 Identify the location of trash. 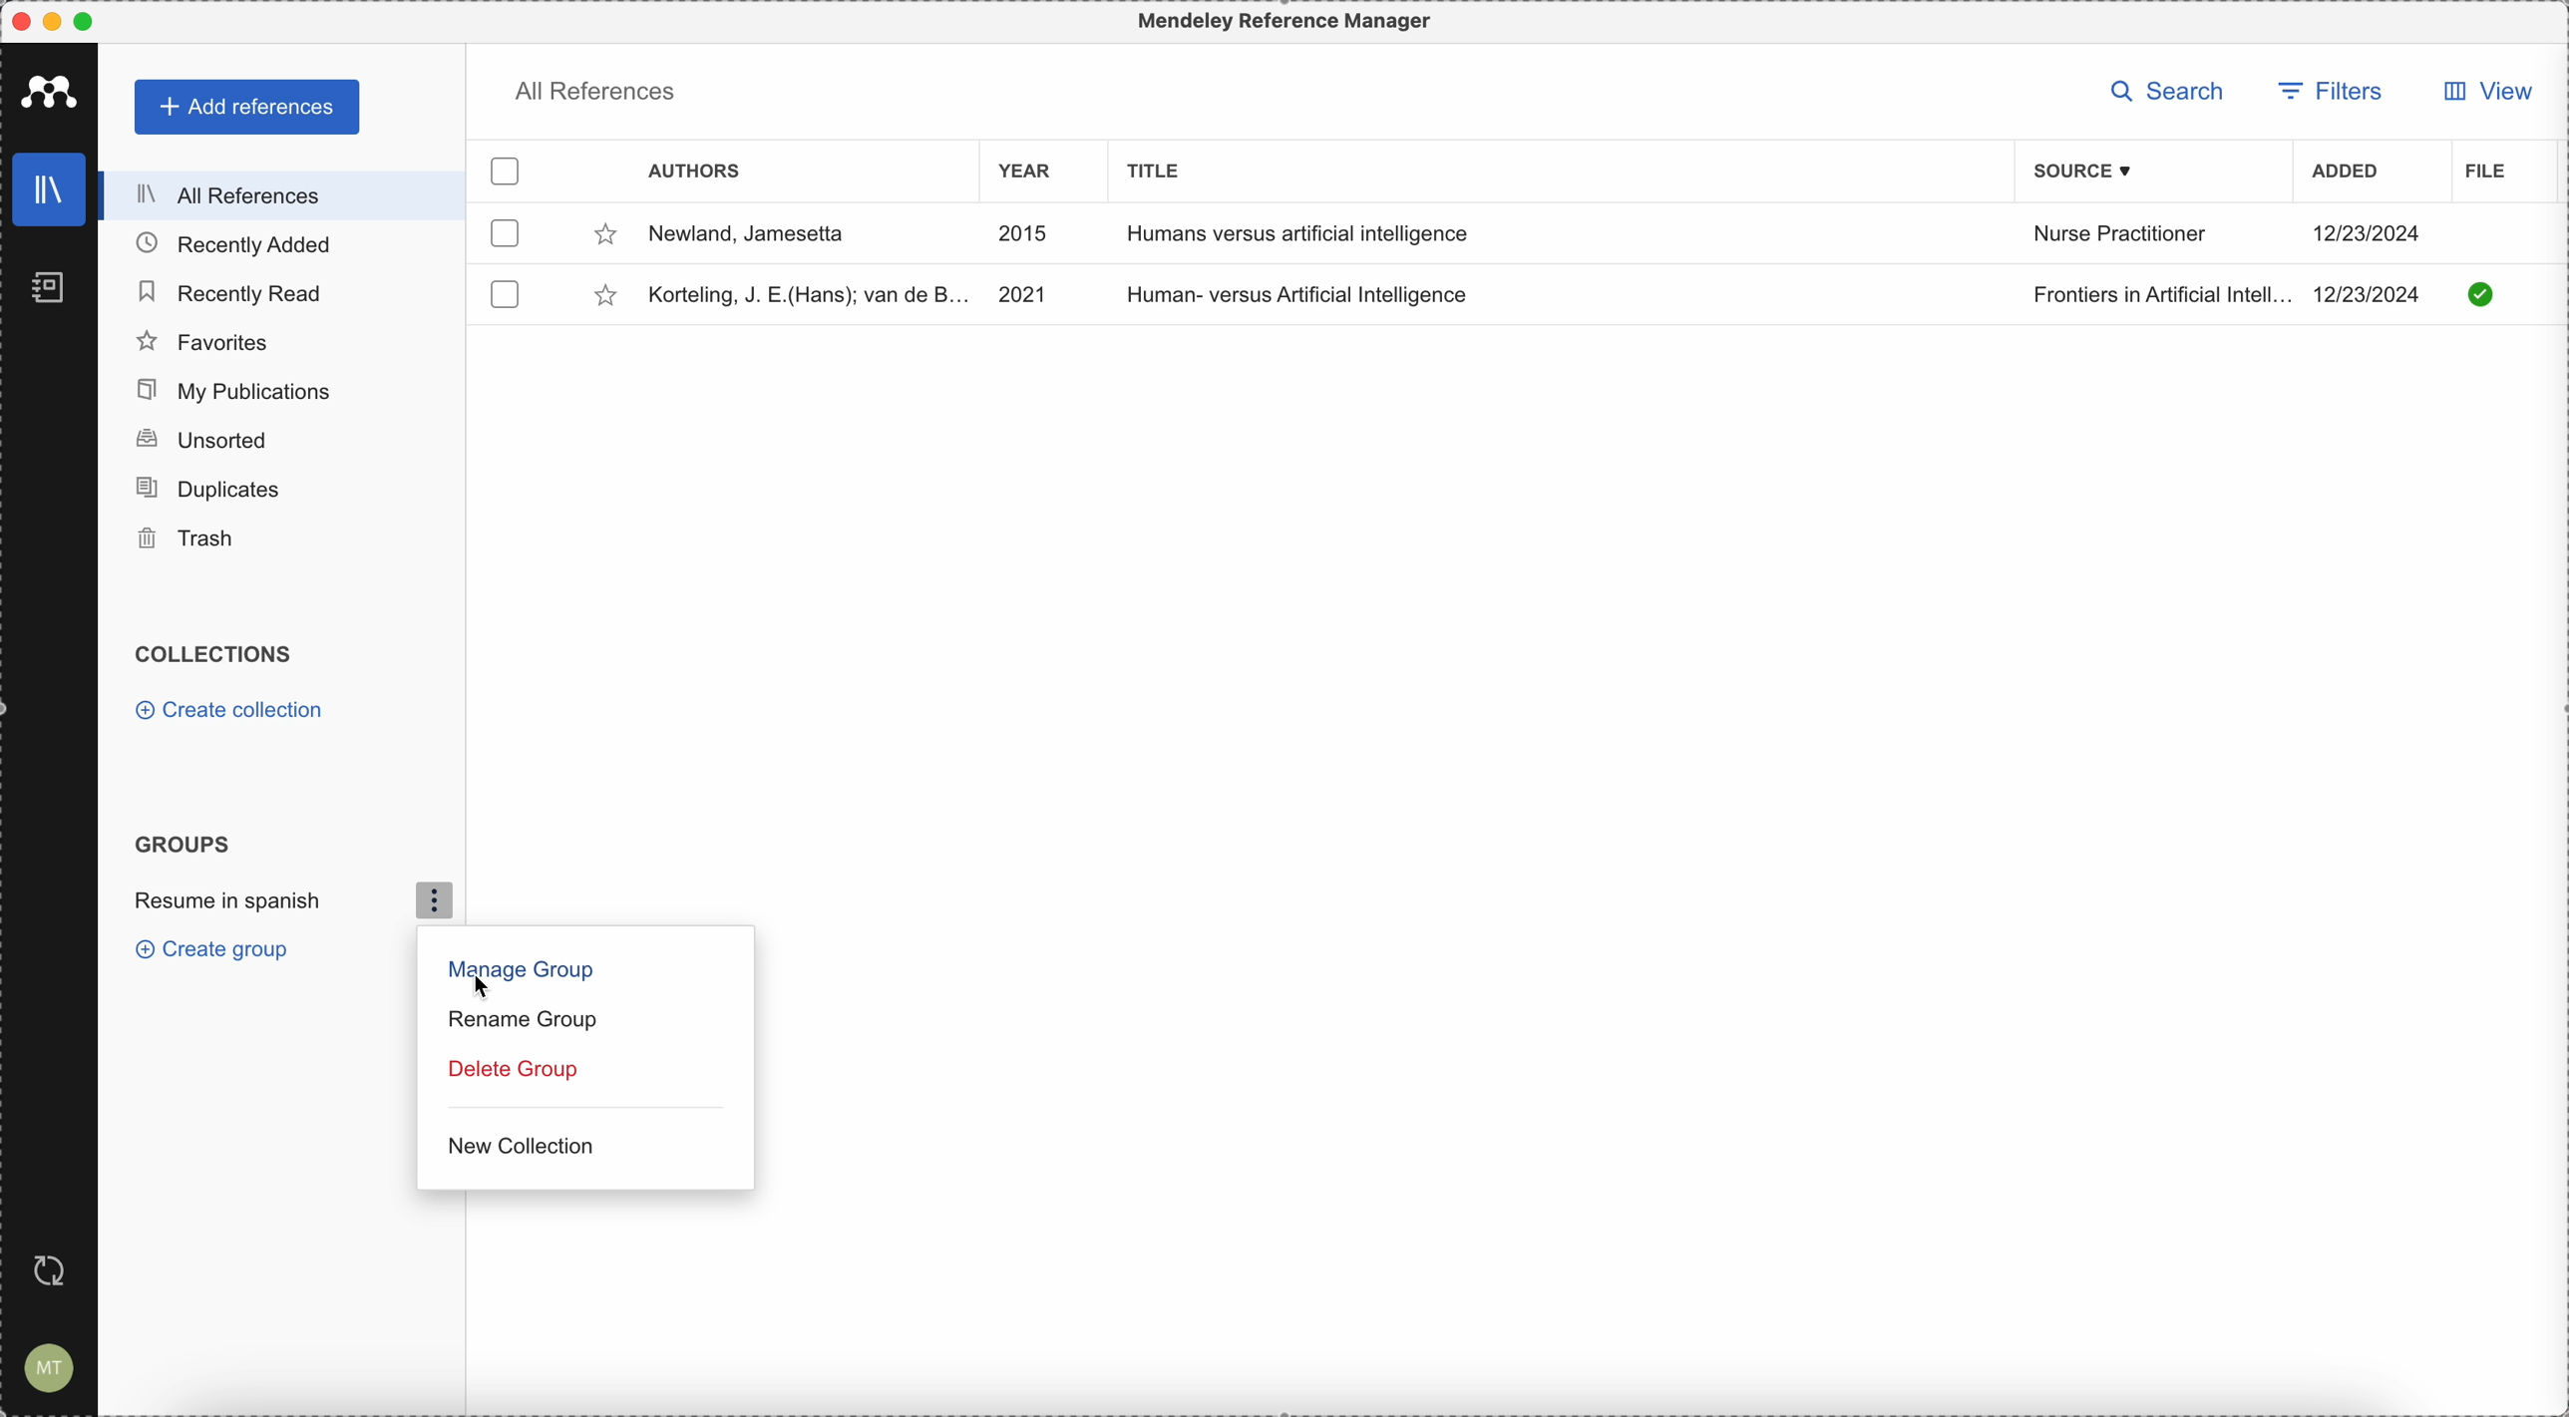
(191, 540).